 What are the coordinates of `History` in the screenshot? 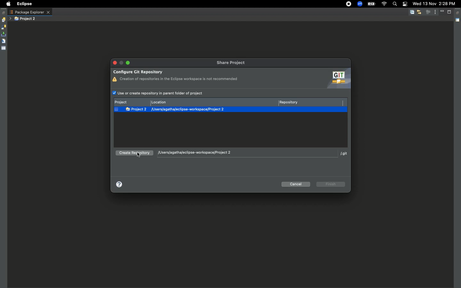 It's located at (3, 20).